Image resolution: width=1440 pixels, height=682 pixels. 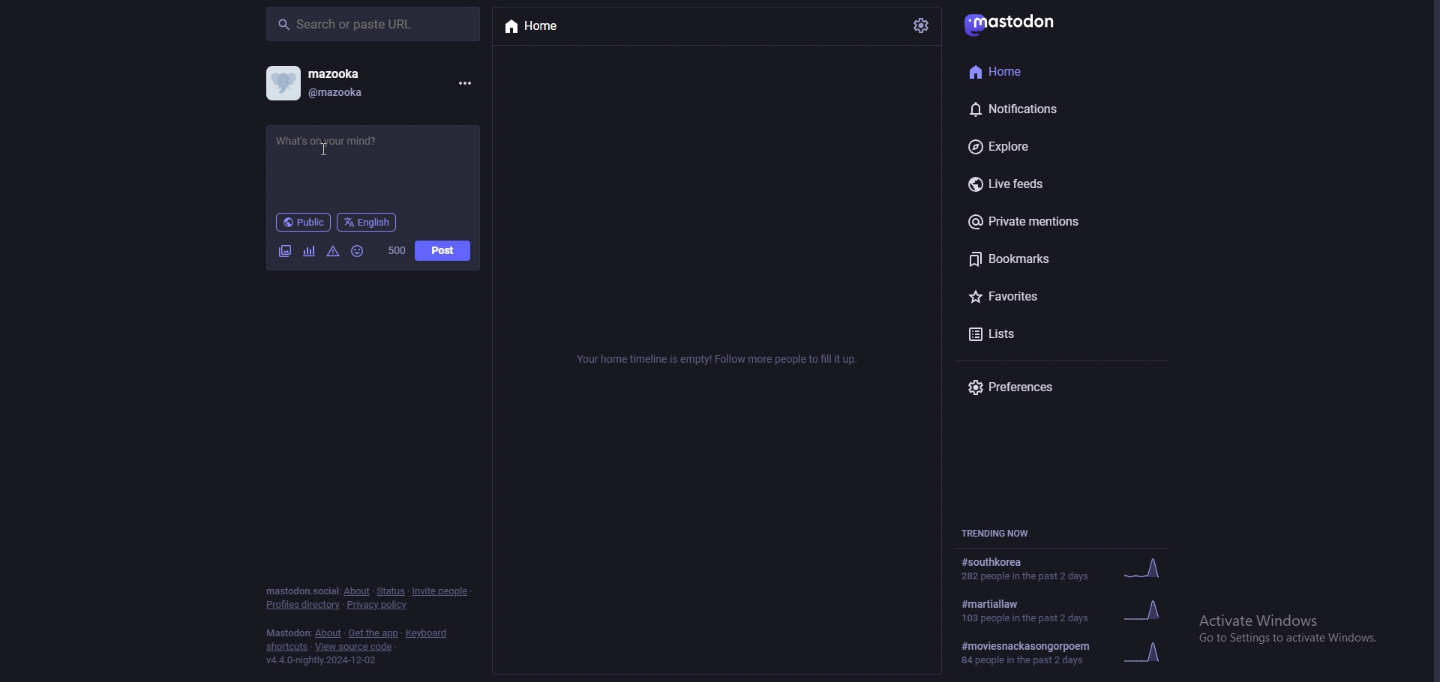 What do you see at coordinates (574, 26) in the screenshot?
I see `home` at bounding box center [574, 26].